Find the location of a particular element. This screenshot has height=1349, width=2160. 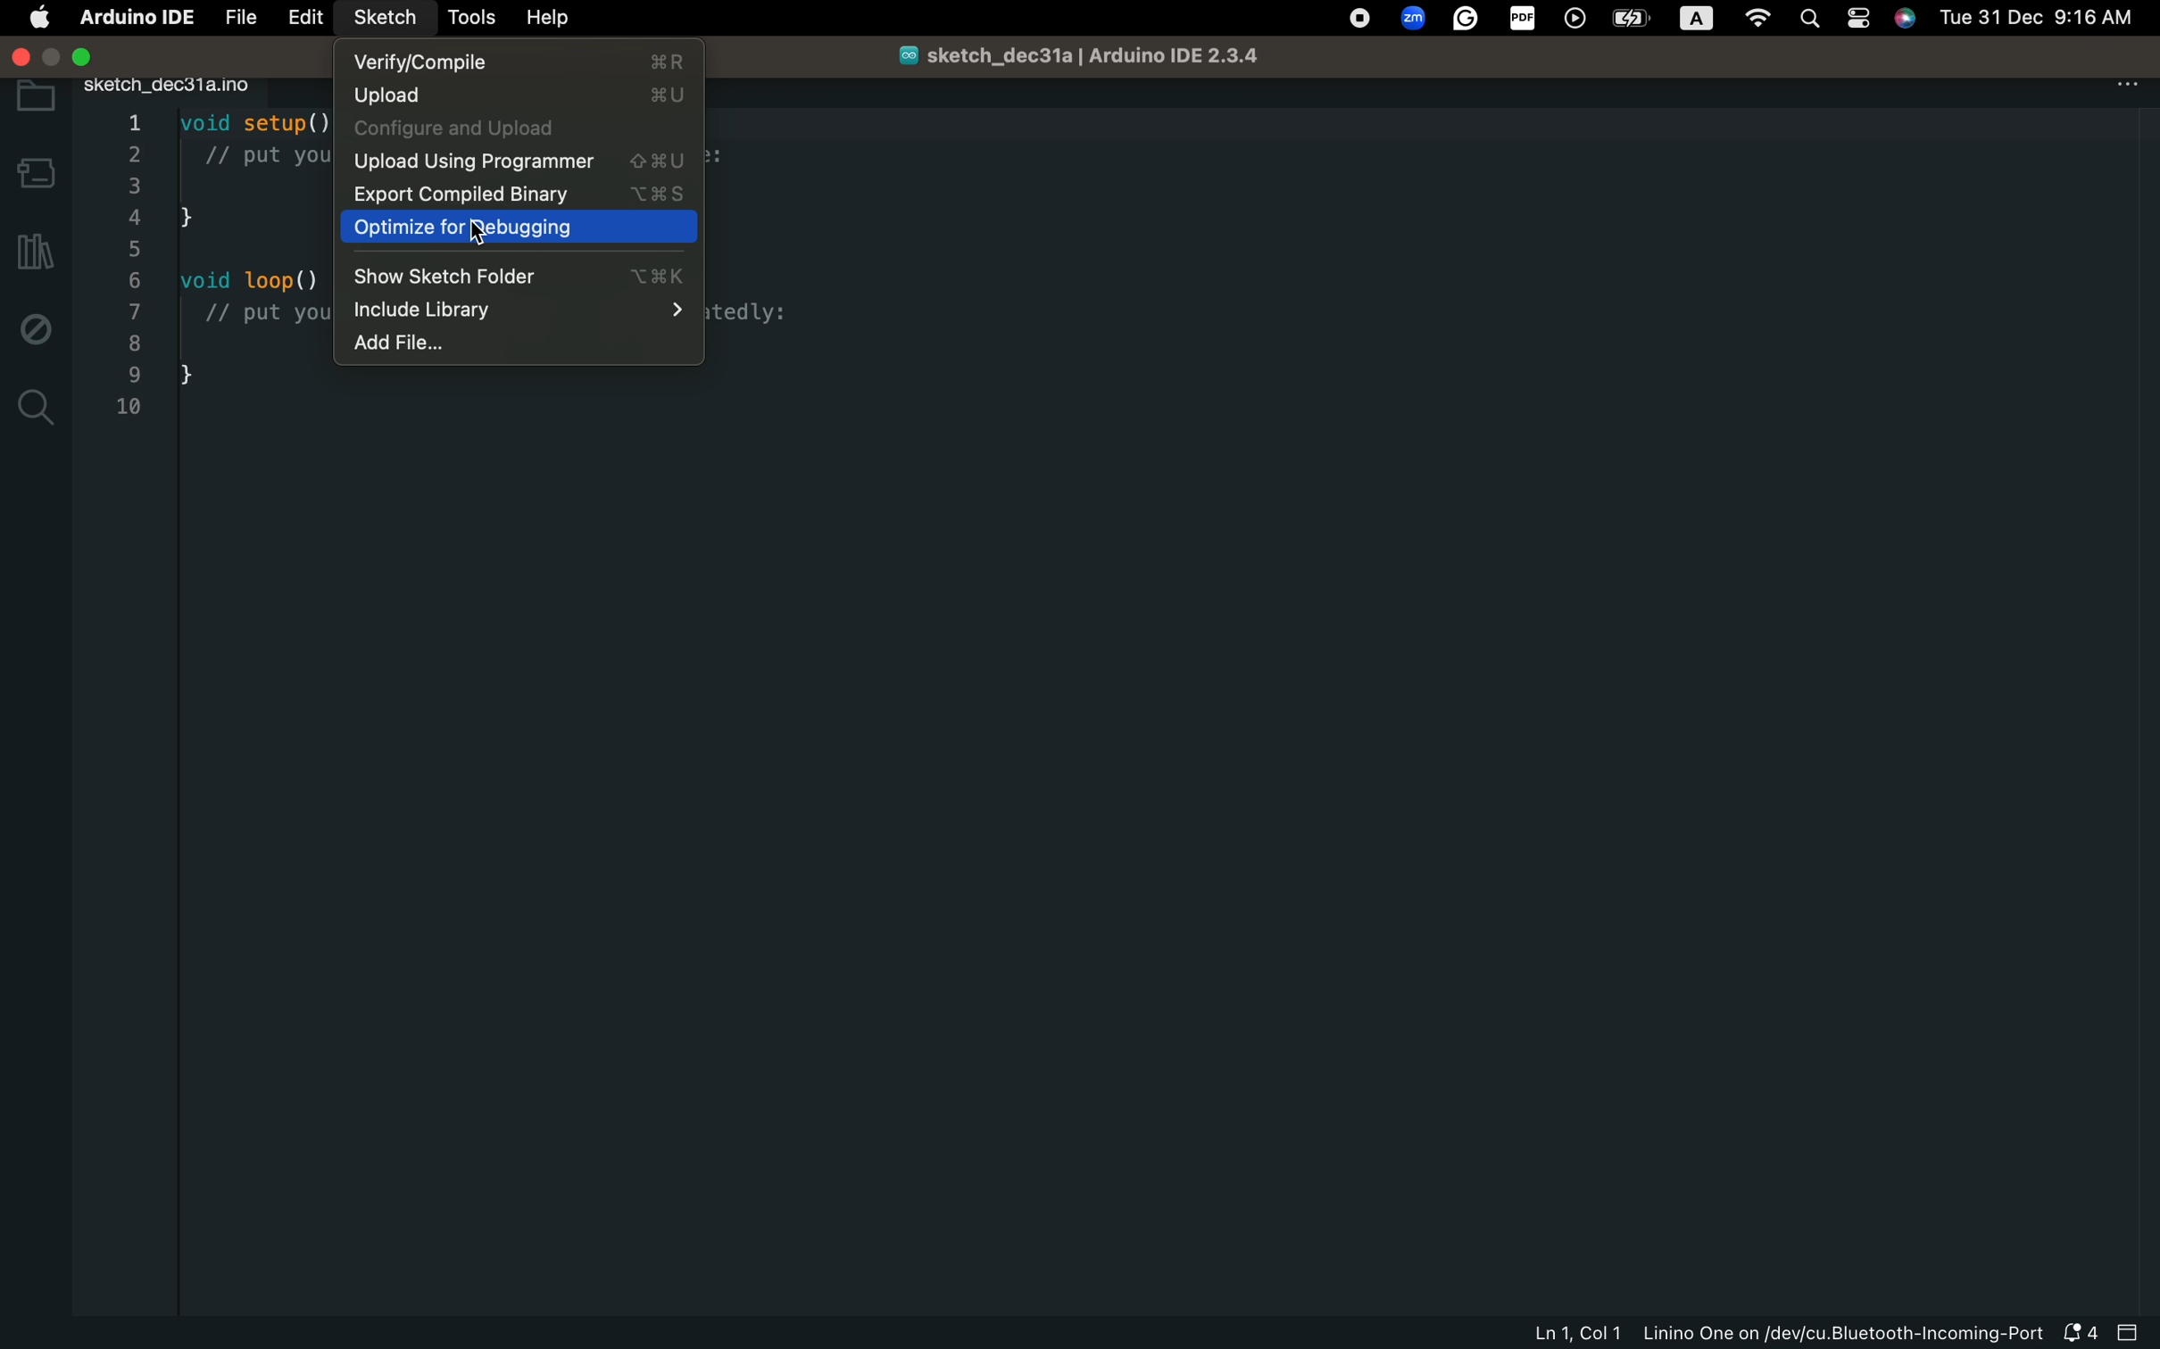

arduino is located at coordinates (131, 21).